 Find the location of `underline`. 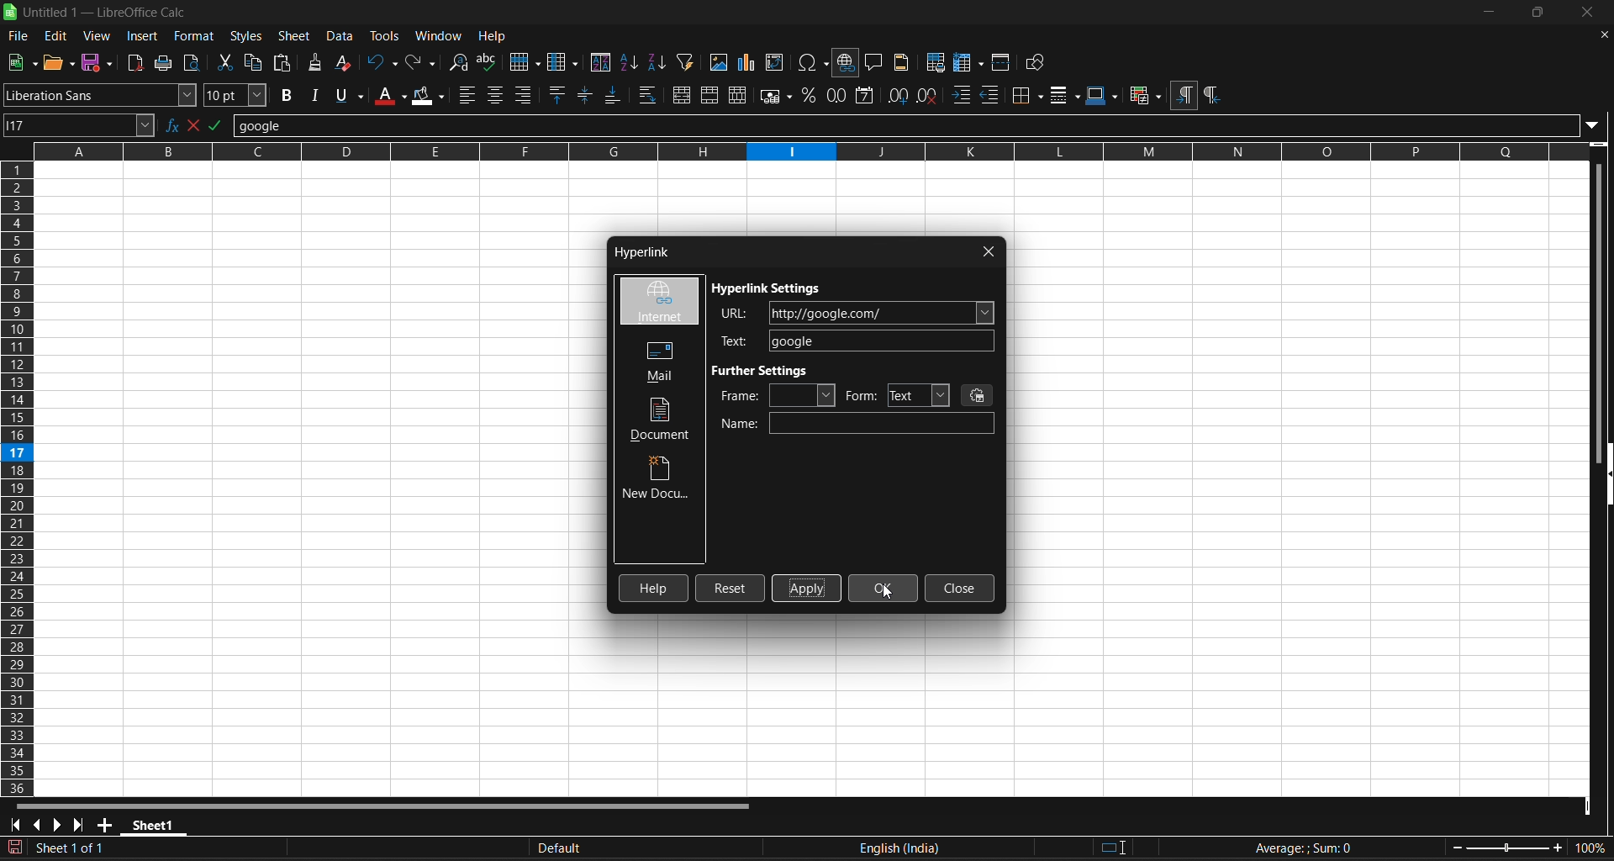

underline is located at coordinates (348, 95).